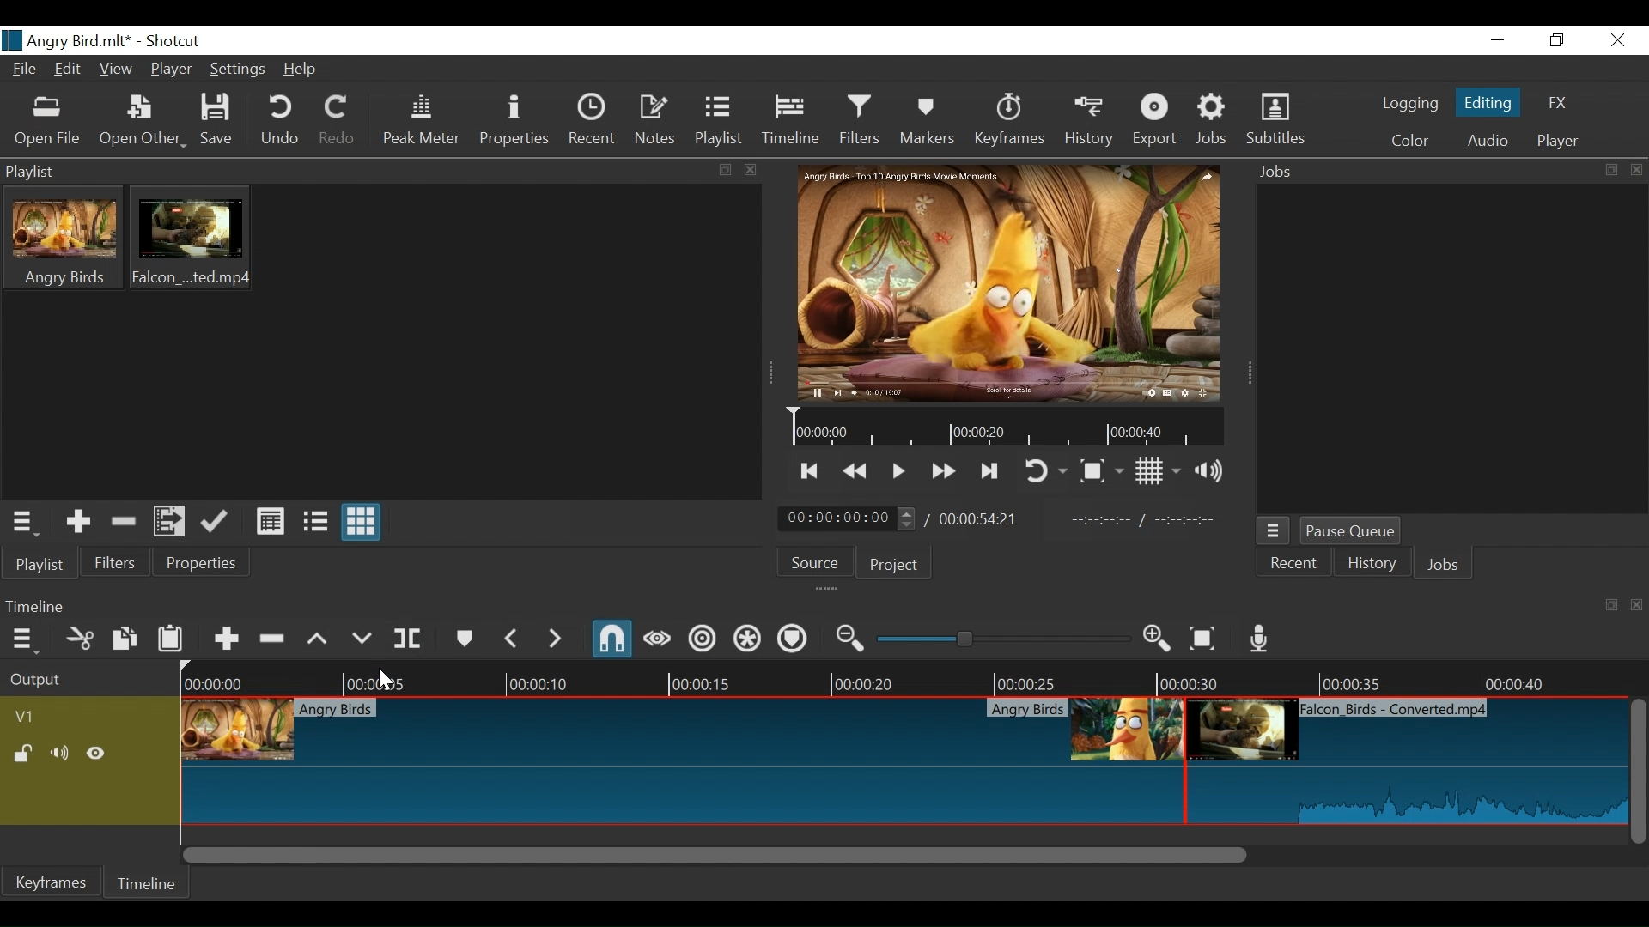 The image size is (1649, 927). I want to click on Settings, so click(238, 70).